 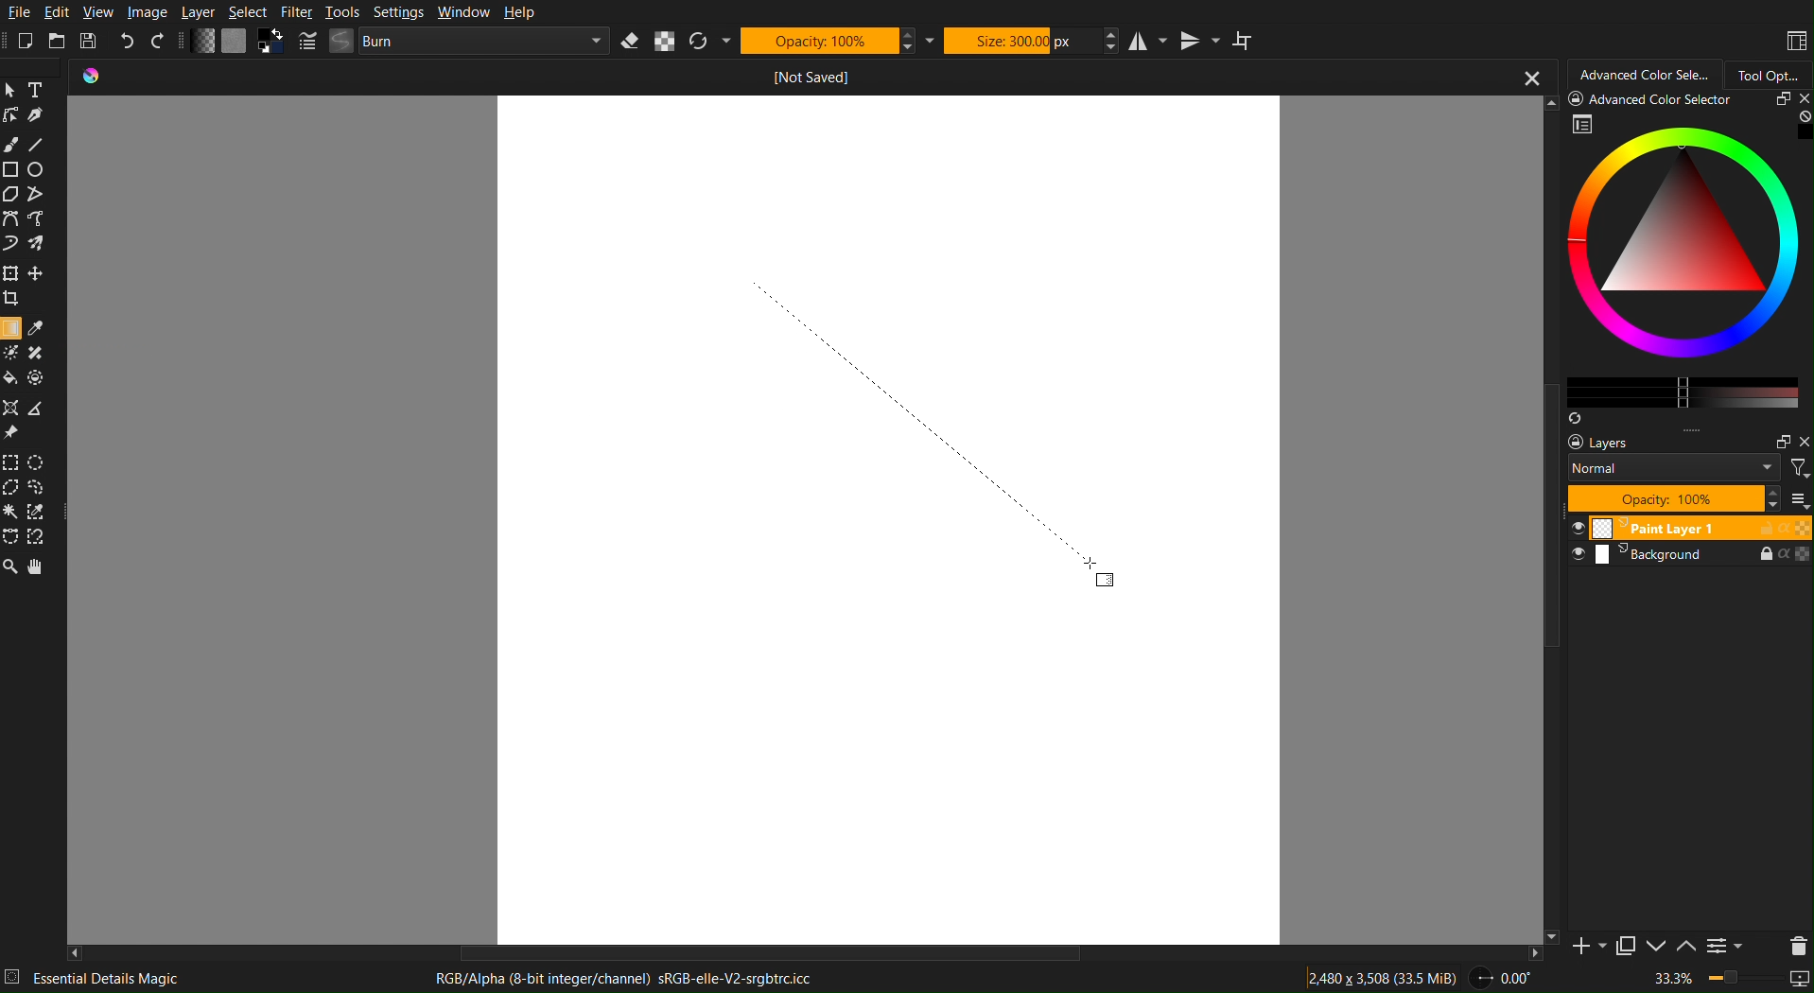 What do you see at coordinates (129, 42) in the screenshot?
I see `Undo` at bounding box center [129, 42].